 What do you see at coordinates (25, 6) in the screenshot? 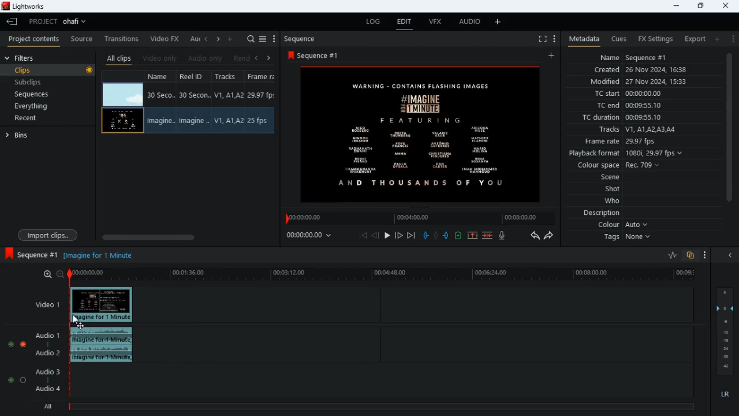
I see `lightworks` at bounding box center [25, 6].